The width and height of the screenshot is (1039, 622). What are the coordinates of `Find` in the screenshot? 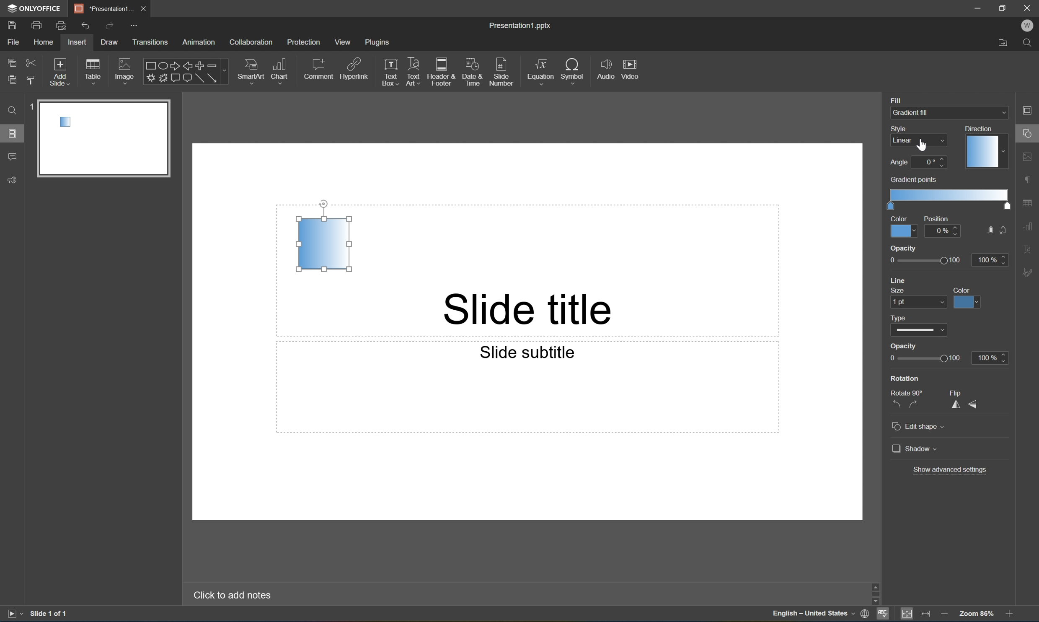 It's located at (12, 111).